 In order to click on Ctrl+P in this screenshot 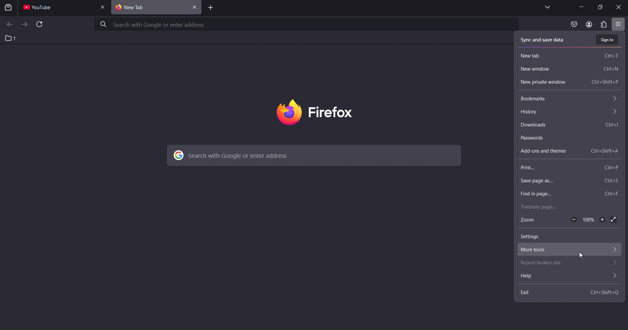, I will do `click(612, 167)`.